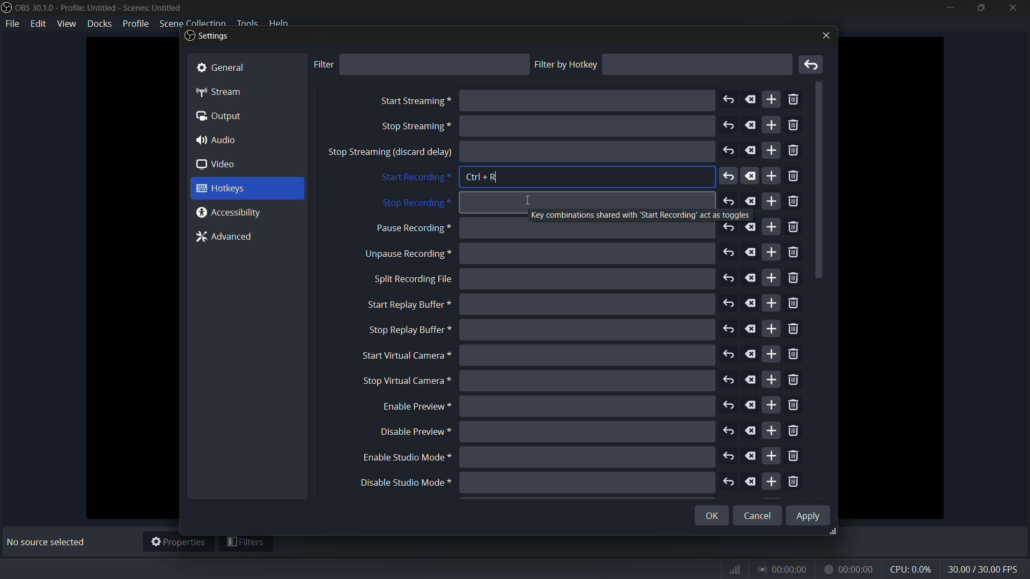  I want to click on add more, so click(771, 100).